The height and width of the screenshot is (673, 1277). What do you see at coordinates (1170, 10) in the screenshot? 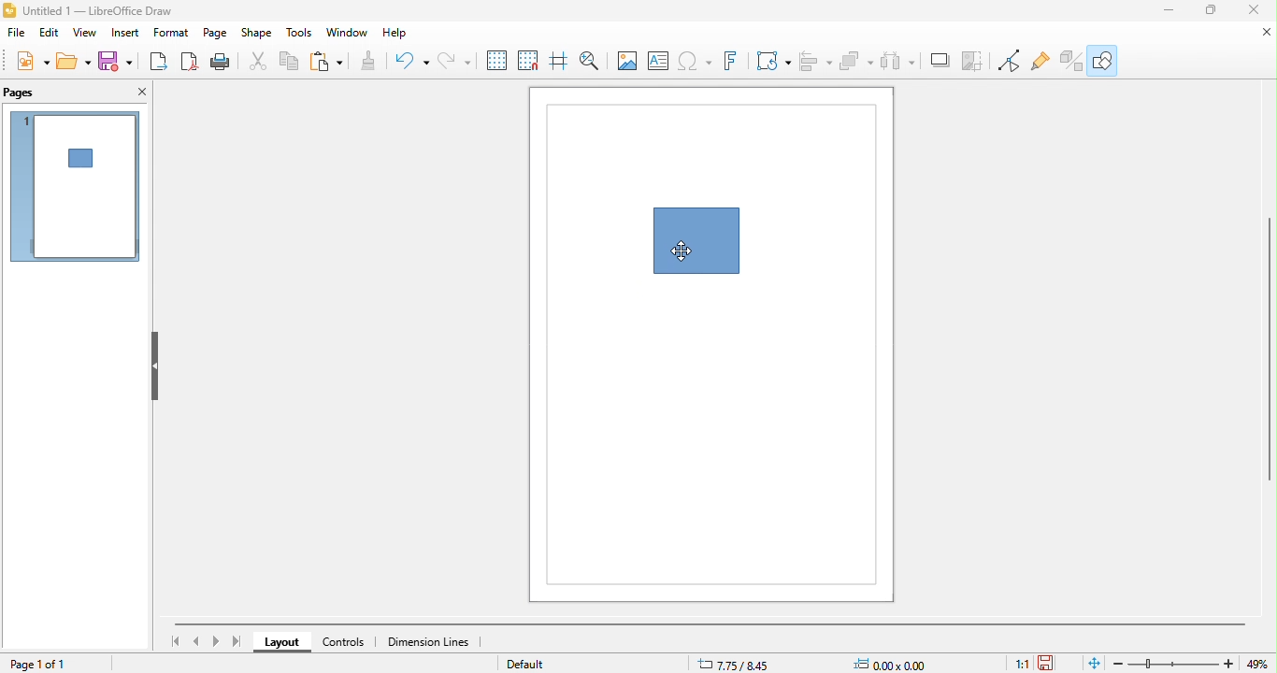
I see `minimize` at bounding box center [1170, 10].